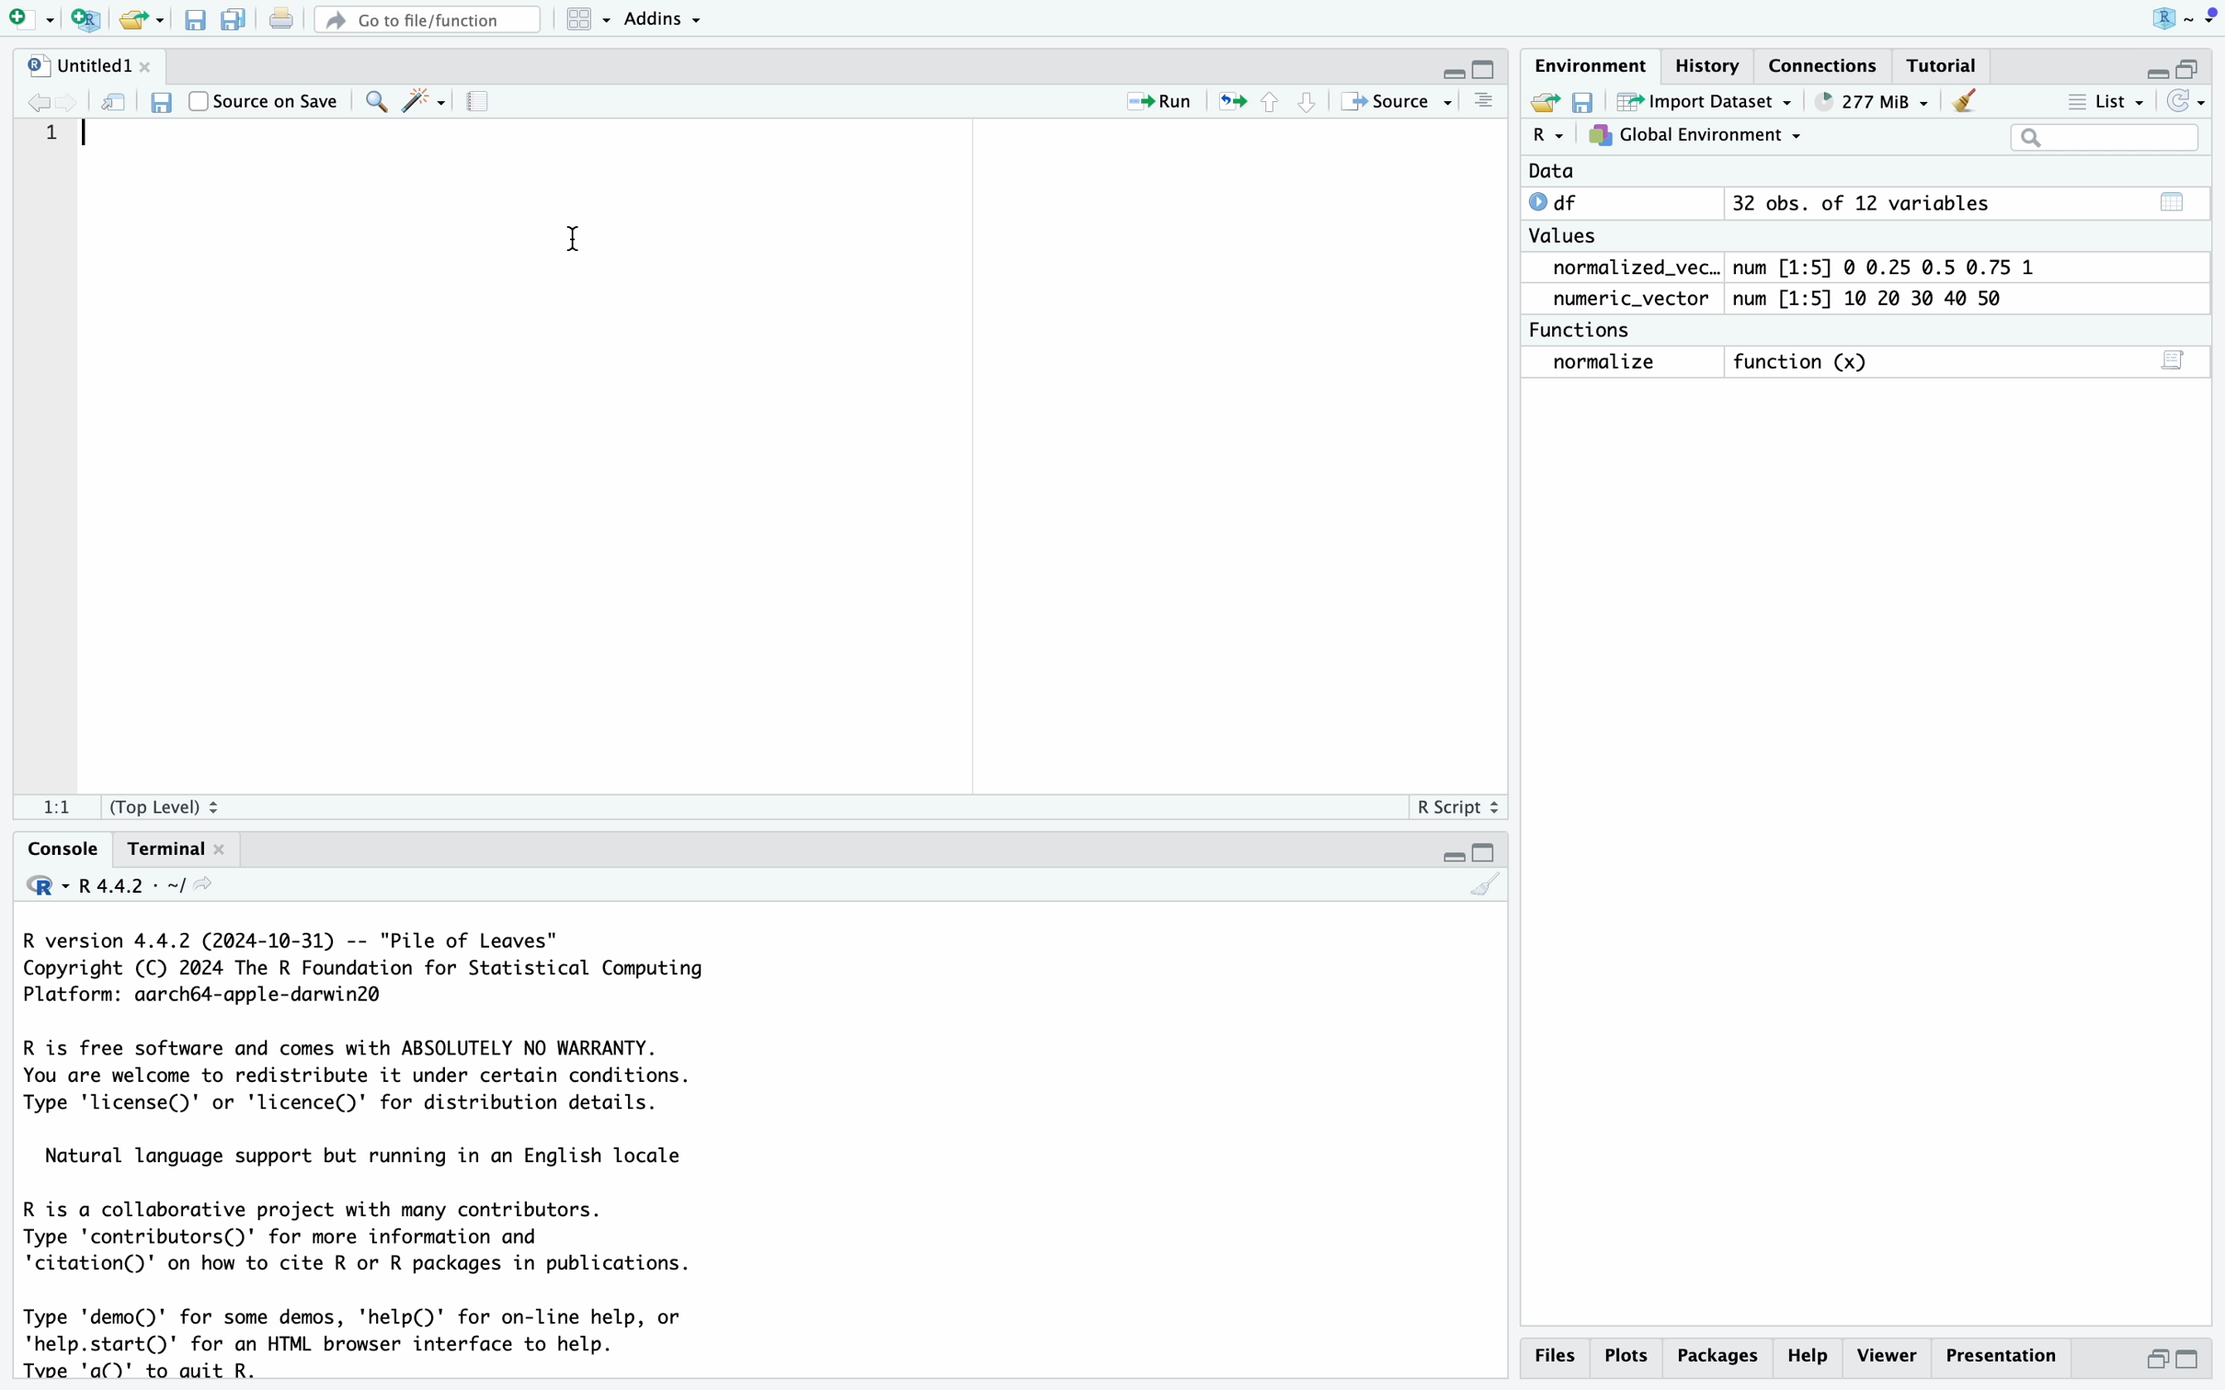  Describe the element at coordinates (1562, 201) in the screenshot. I see `0 df` at that location.